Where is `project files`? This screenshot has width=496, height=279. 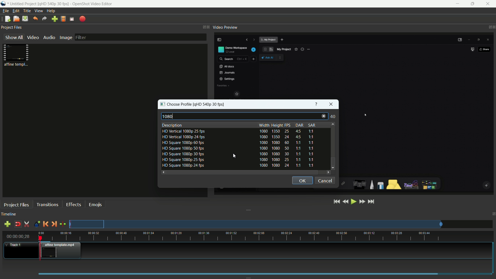
project files is located at coordinates (17, 205).